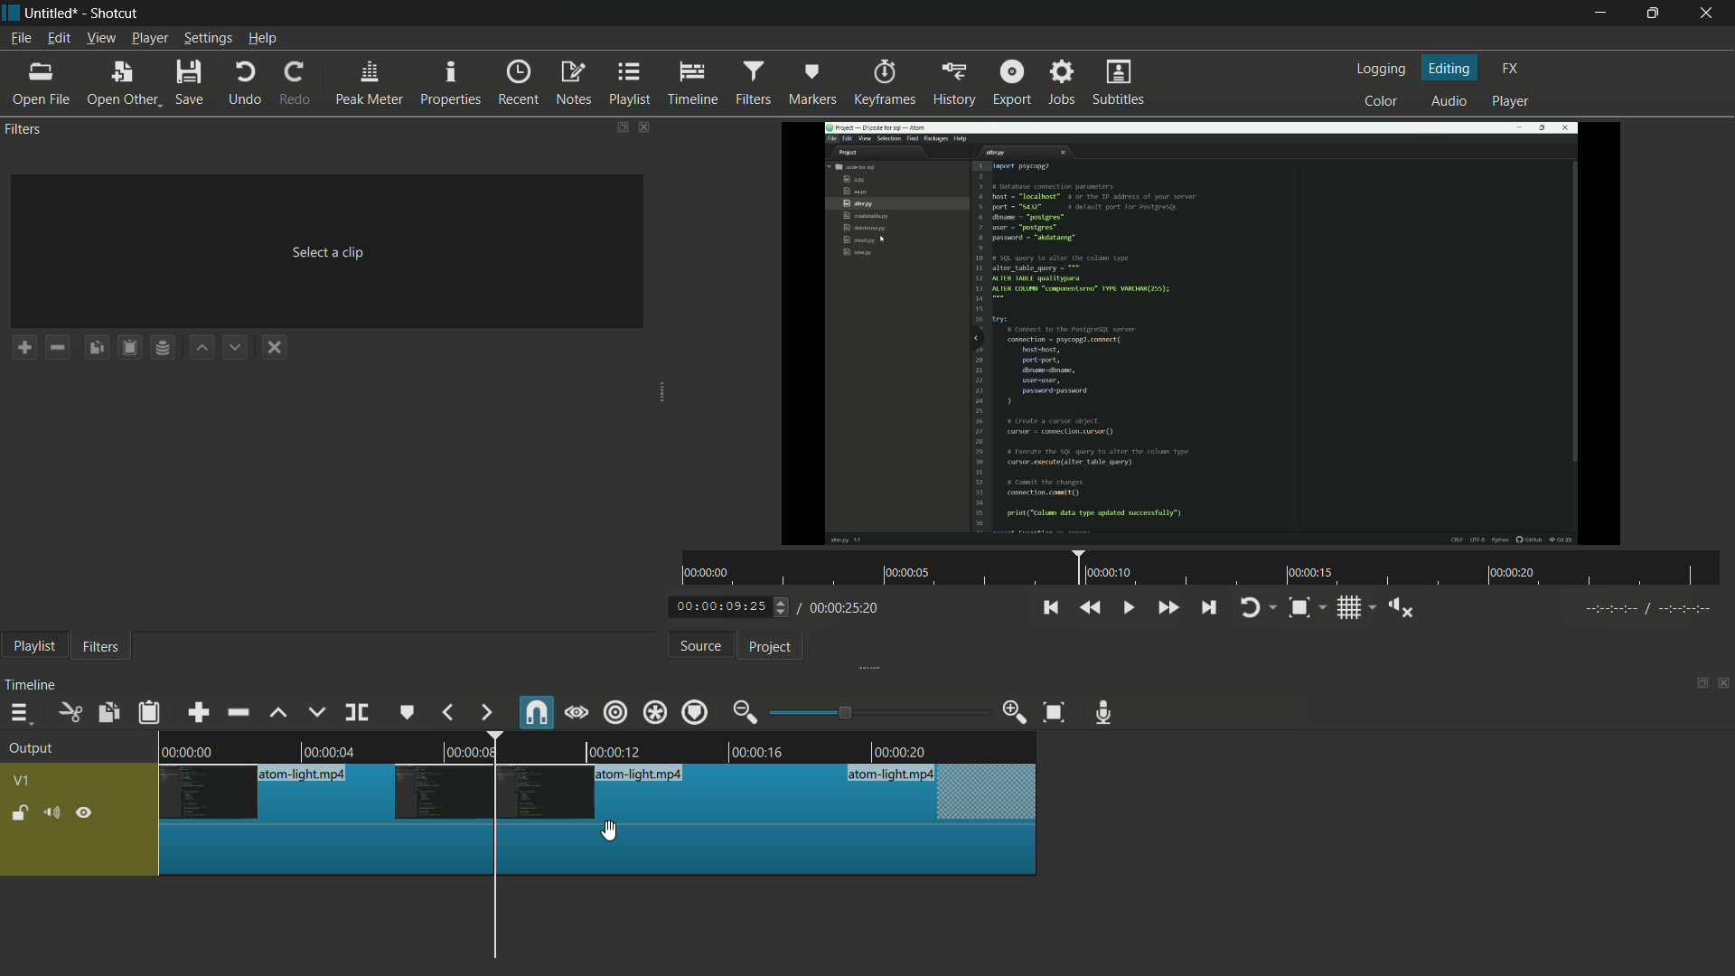 The height and width of the screenshot is (976, 1735). Describe the element at coordinates (1712, 14) in the screenshot. I see `close app` at that location.